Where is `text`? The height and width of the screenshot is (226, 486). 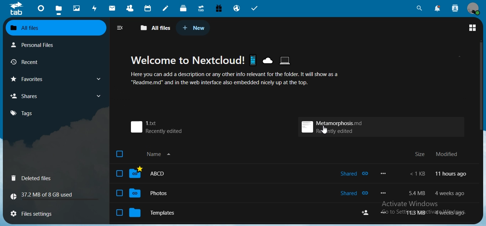
text is located at coordinates (437, 193).